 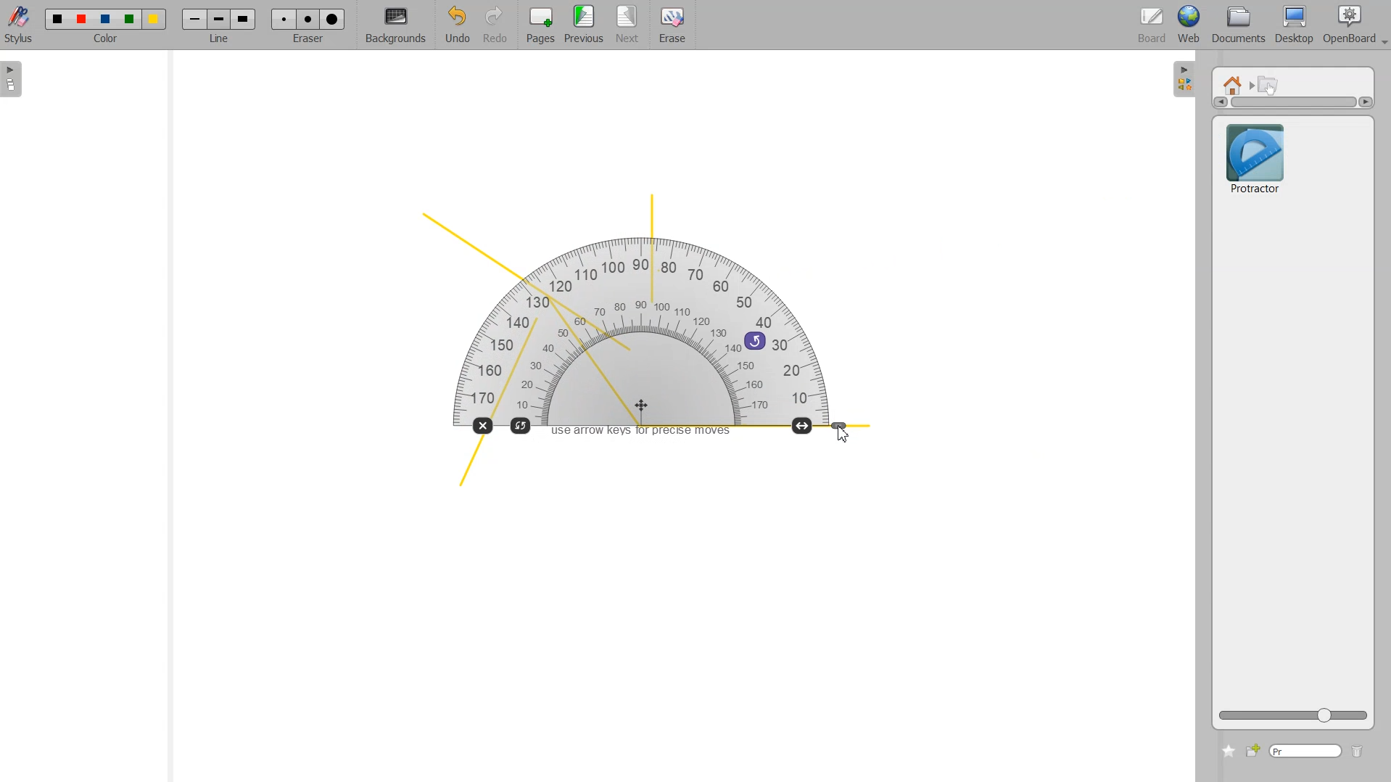 What do you see at coordinates (1228, 751) in the screenshot?
I see `Add to favorite` at bounding box center [1228, 751].